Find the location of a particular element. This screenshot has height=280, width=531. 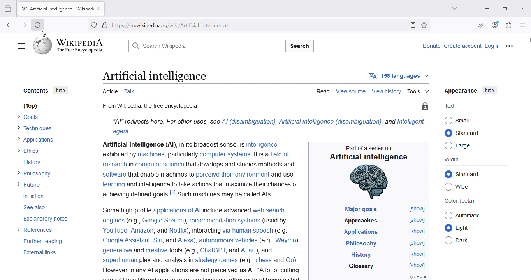

Wide is located at coordinates (461, 187).